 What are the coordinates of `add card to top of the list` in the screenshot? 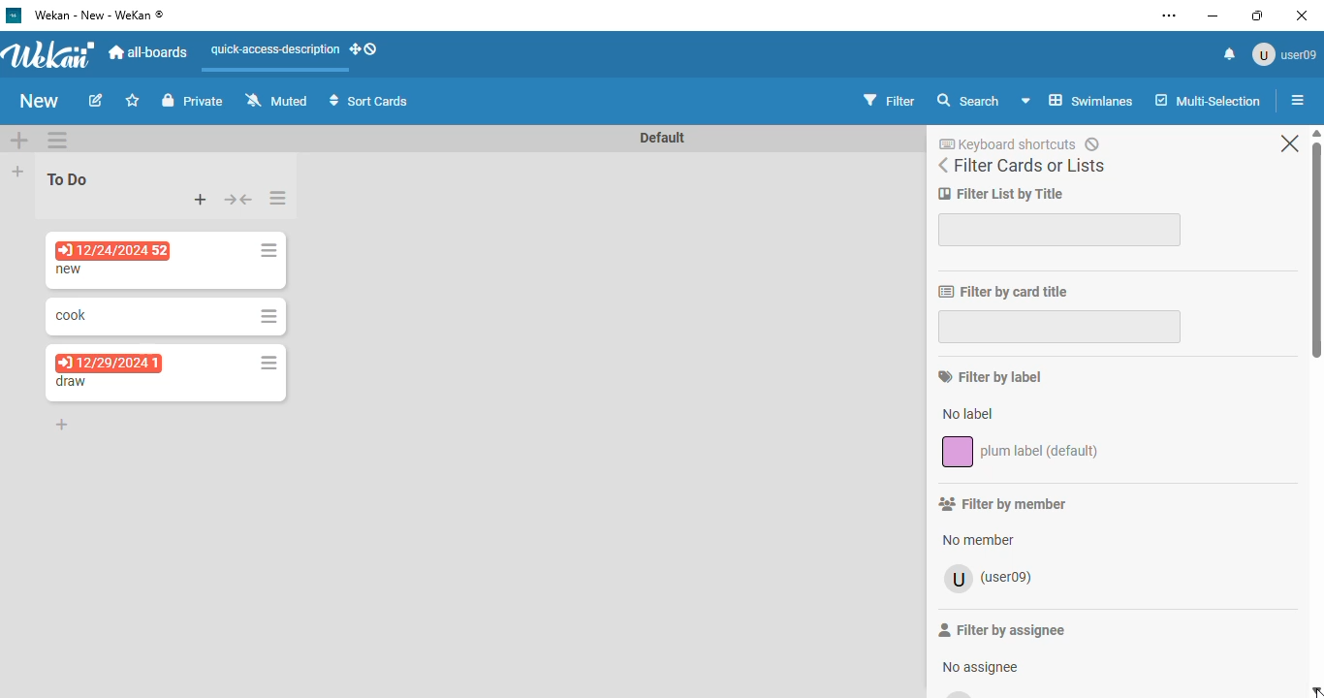 It's located at (202, 200).